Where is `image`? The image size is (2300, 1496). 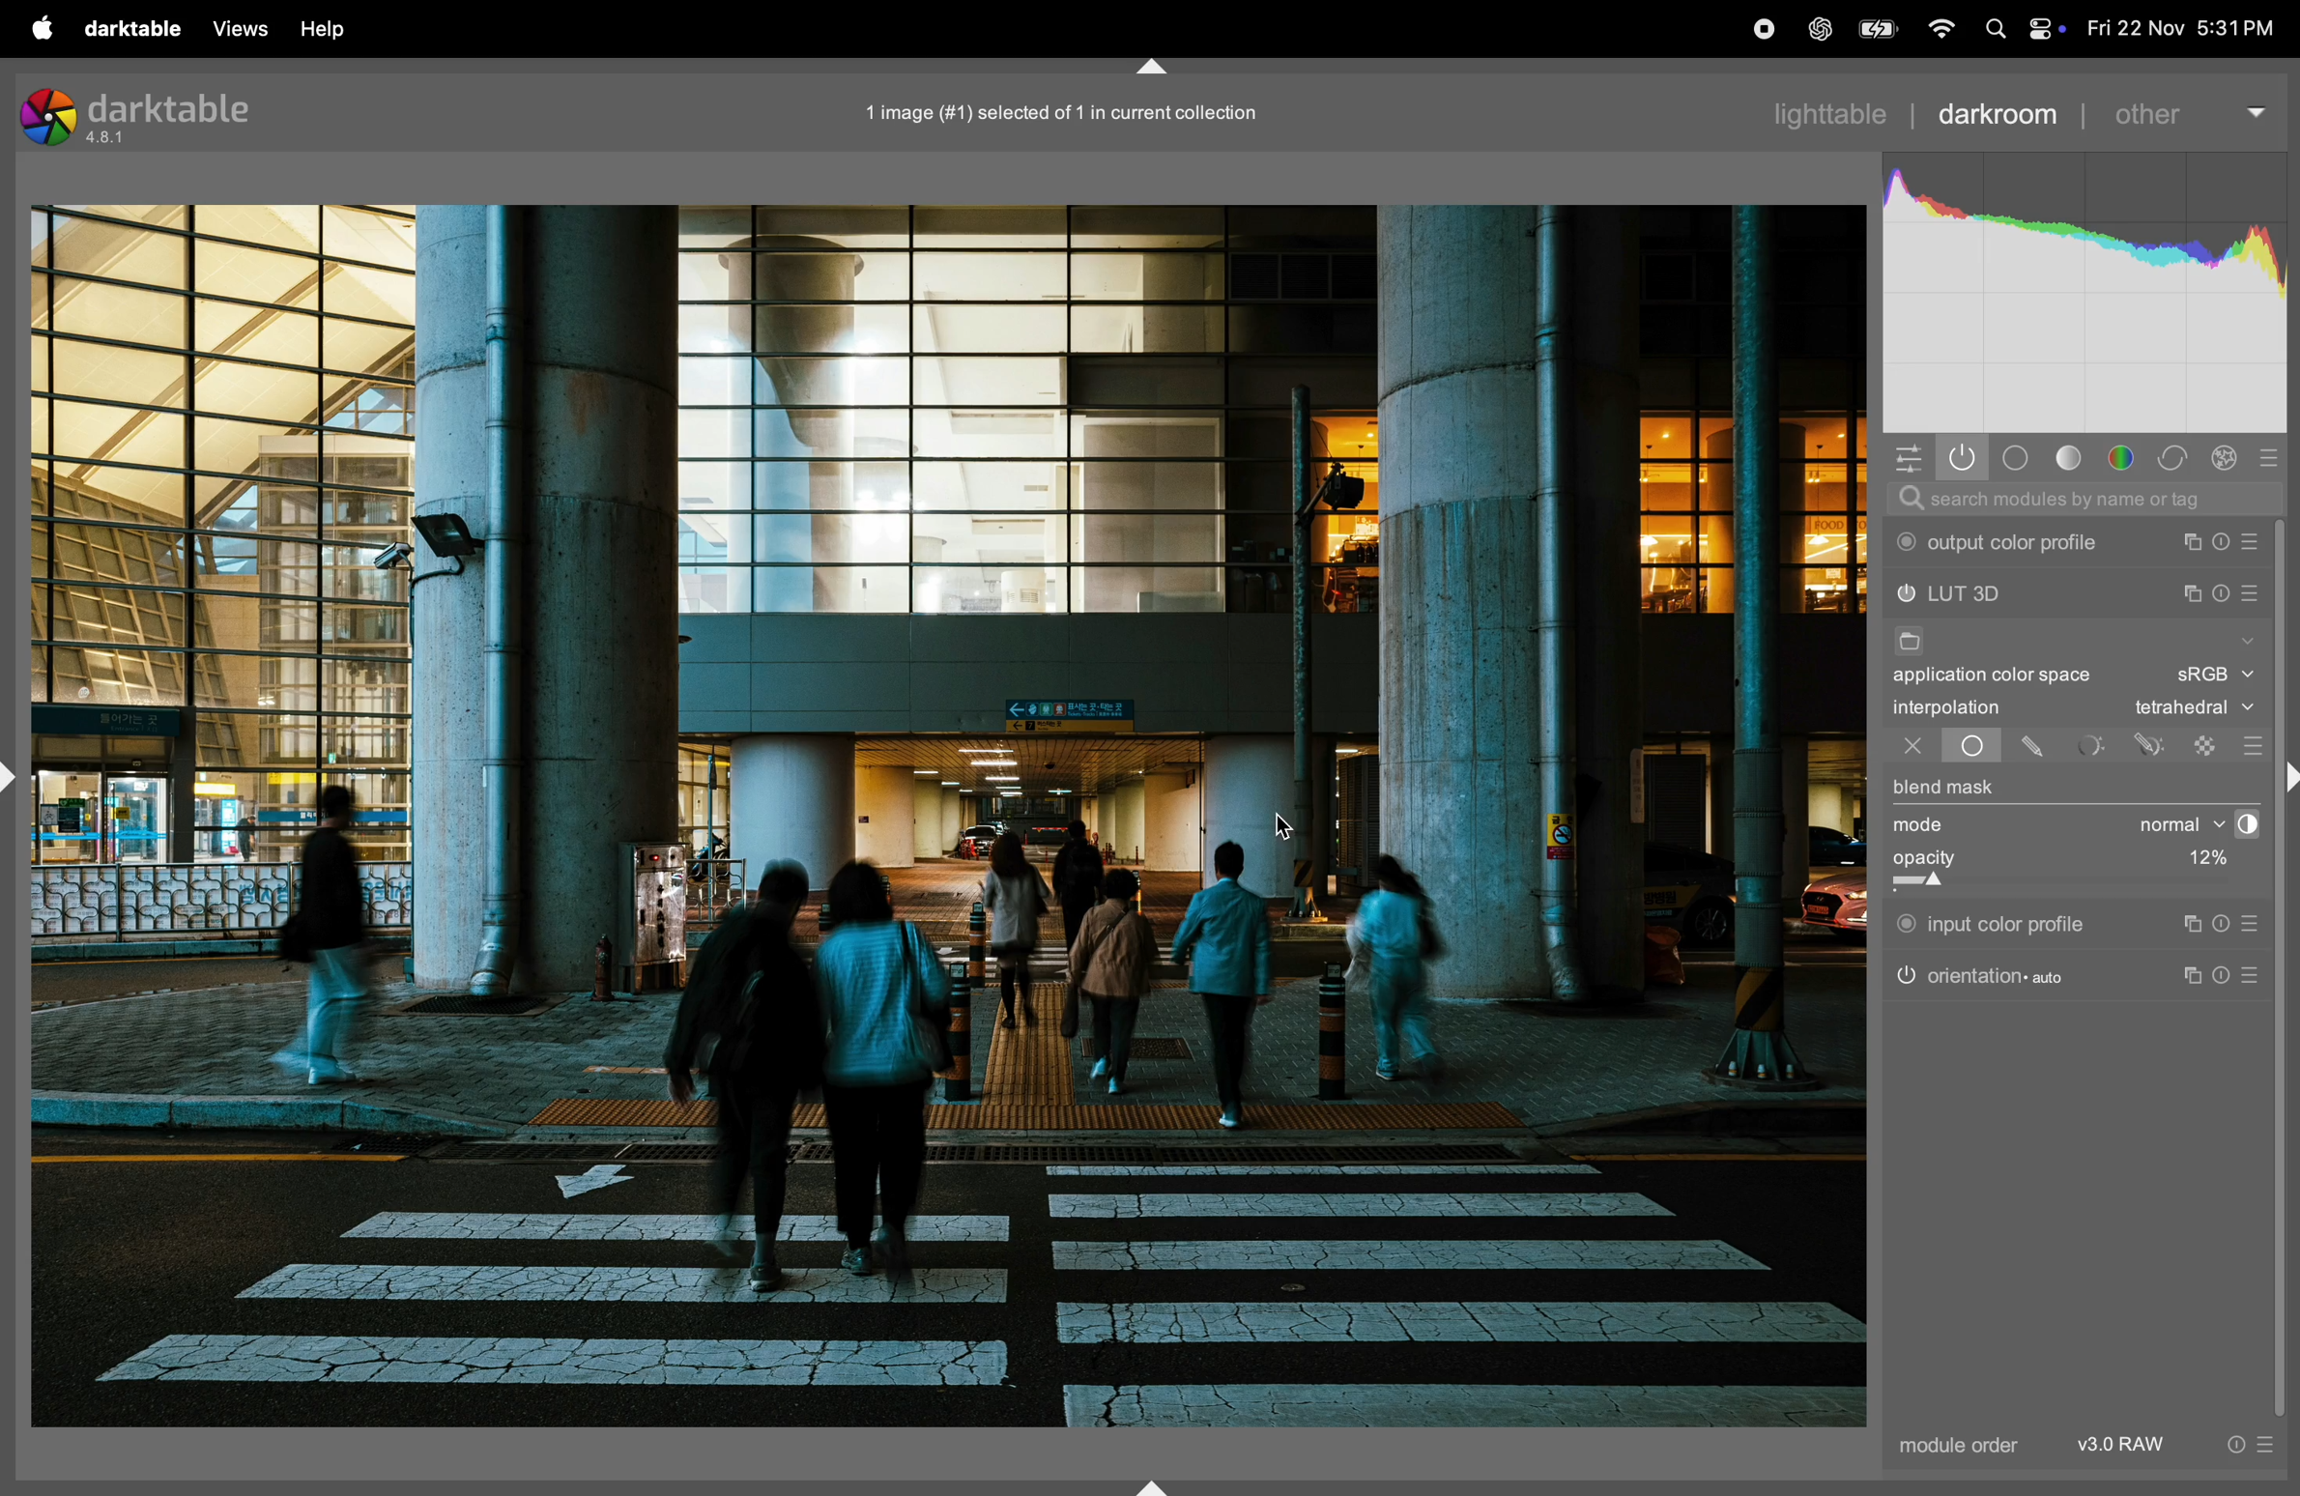
image is located at coordinates (949, 815).